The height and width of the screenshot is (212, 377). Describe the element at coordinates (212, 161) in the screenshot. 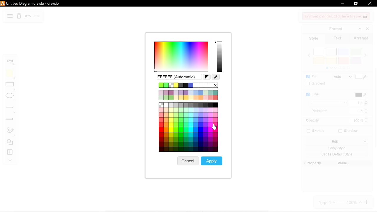

I see `apply` at that location.